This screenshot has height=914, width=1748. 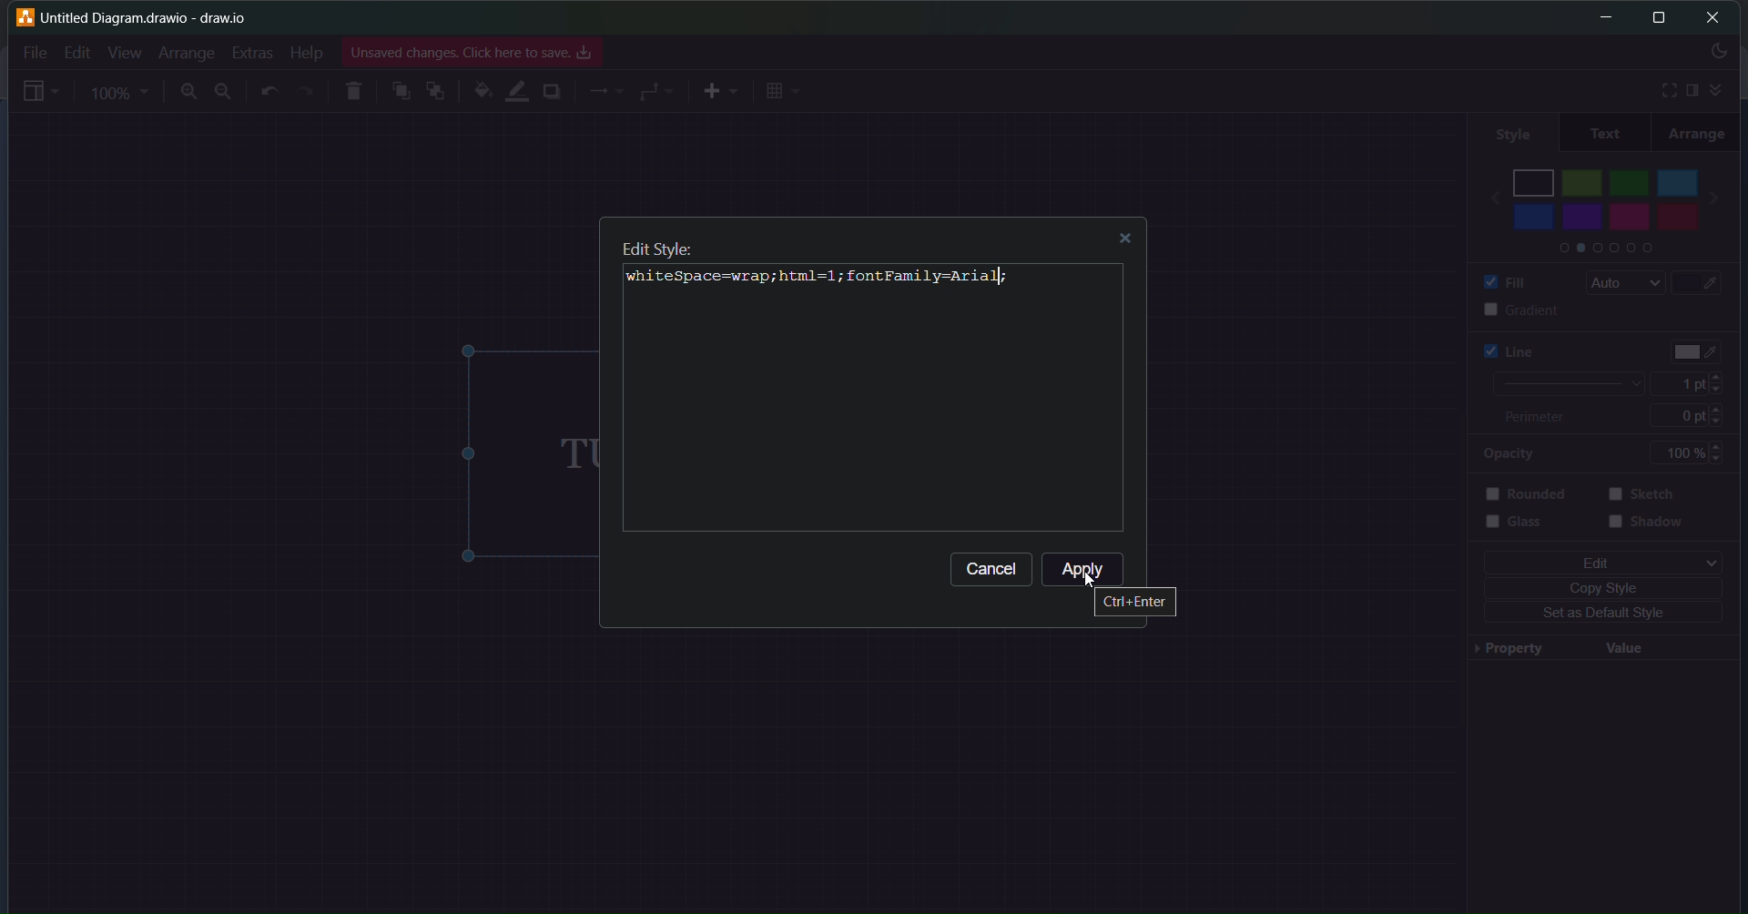 What do you see at coordinates (473, 53) in the screenshot?
I see `Unsaved changes. Click here to save. os` at bounding box center [473, 53].